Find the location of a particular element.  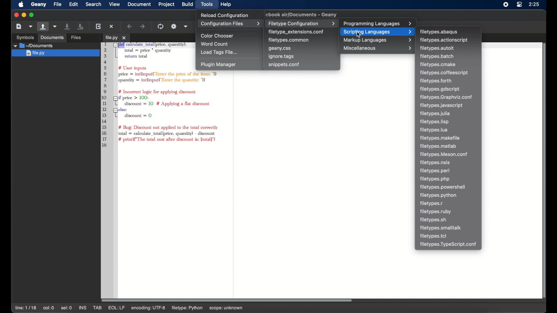

compile the current file is located at coordinates (161, 26).